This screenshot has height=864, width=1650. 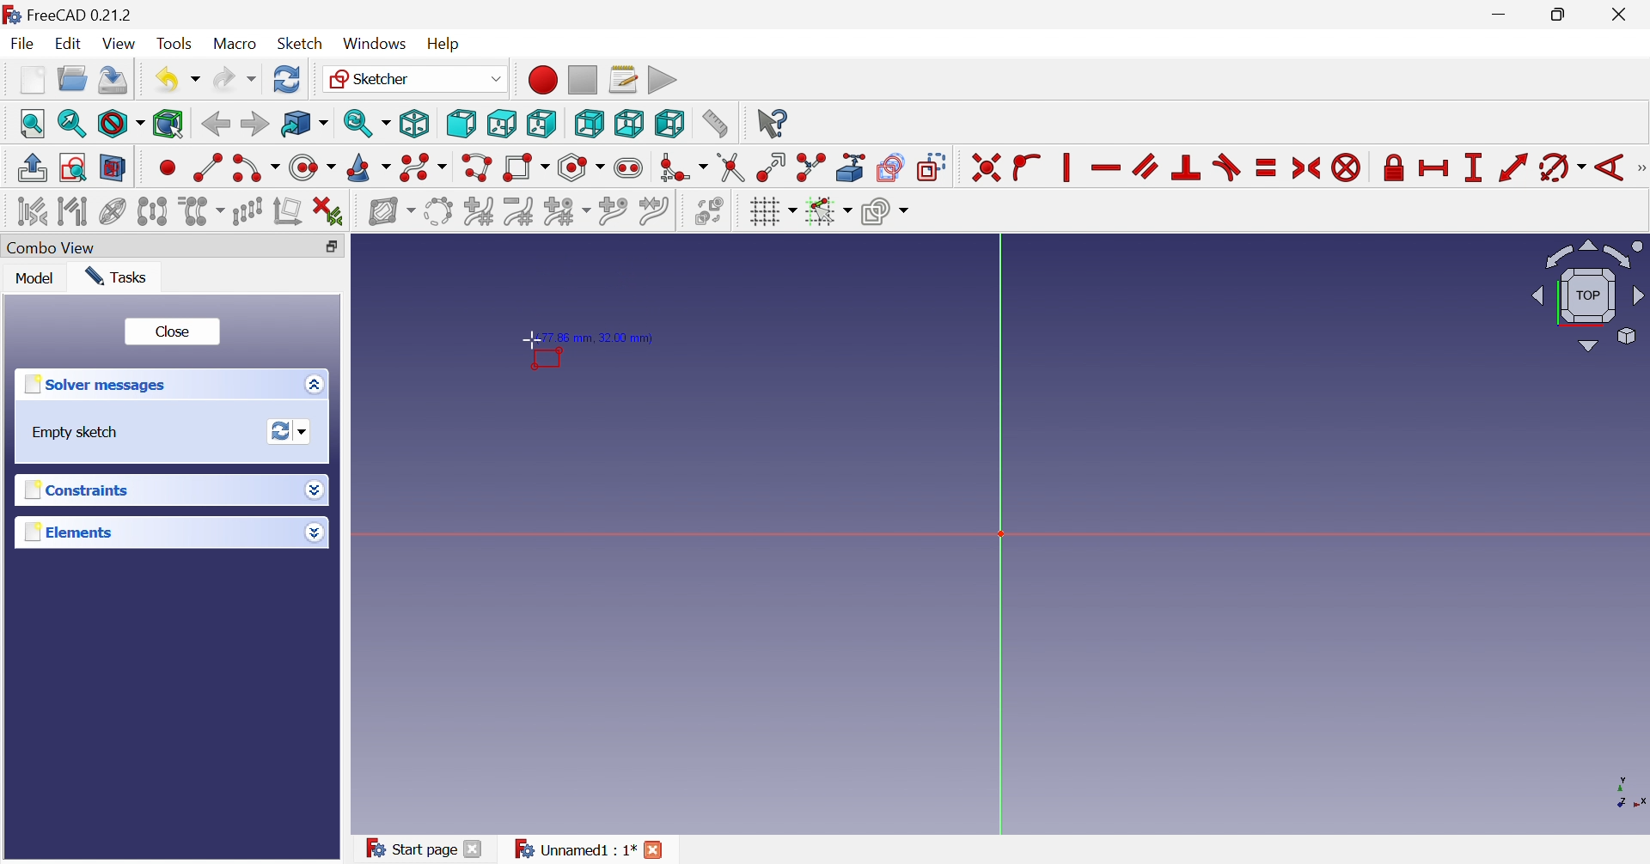 I want to click on Sync view, so click(x=367, y=123).